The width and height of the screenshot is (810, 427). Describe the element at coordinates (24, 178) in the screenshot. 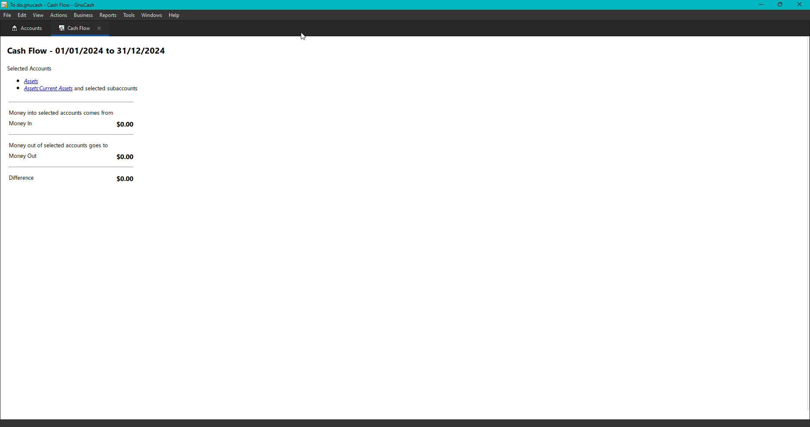

I see `Difference` at that location.